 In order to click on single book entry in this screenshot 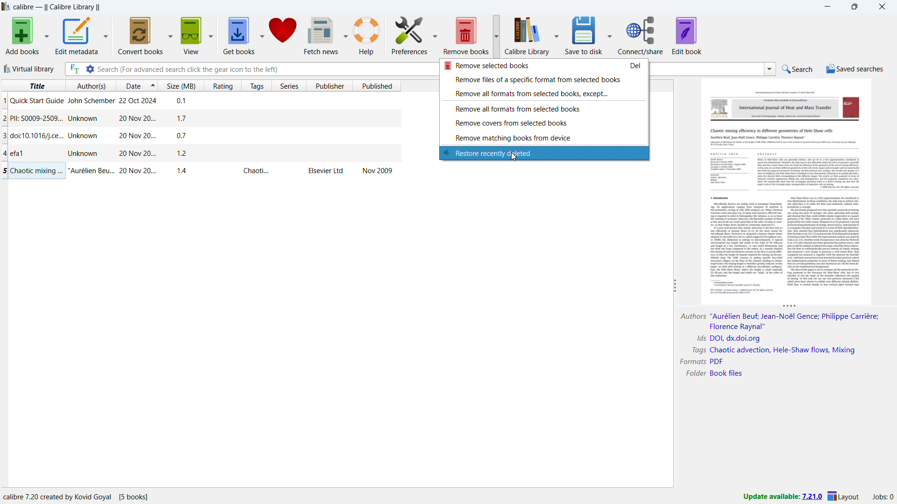, I will do `click(201, 102)`.